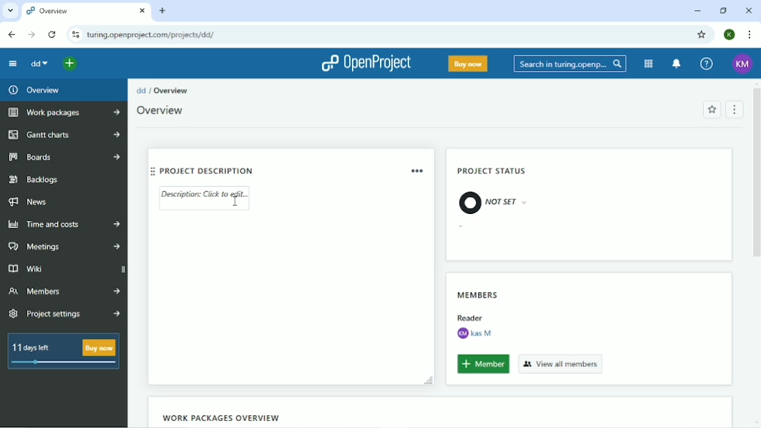 This screenshot has height=428, width=761. What do you see at coordinates (493, 201) in the screenshot?
I see `not set` at bounding box center [493, 201].